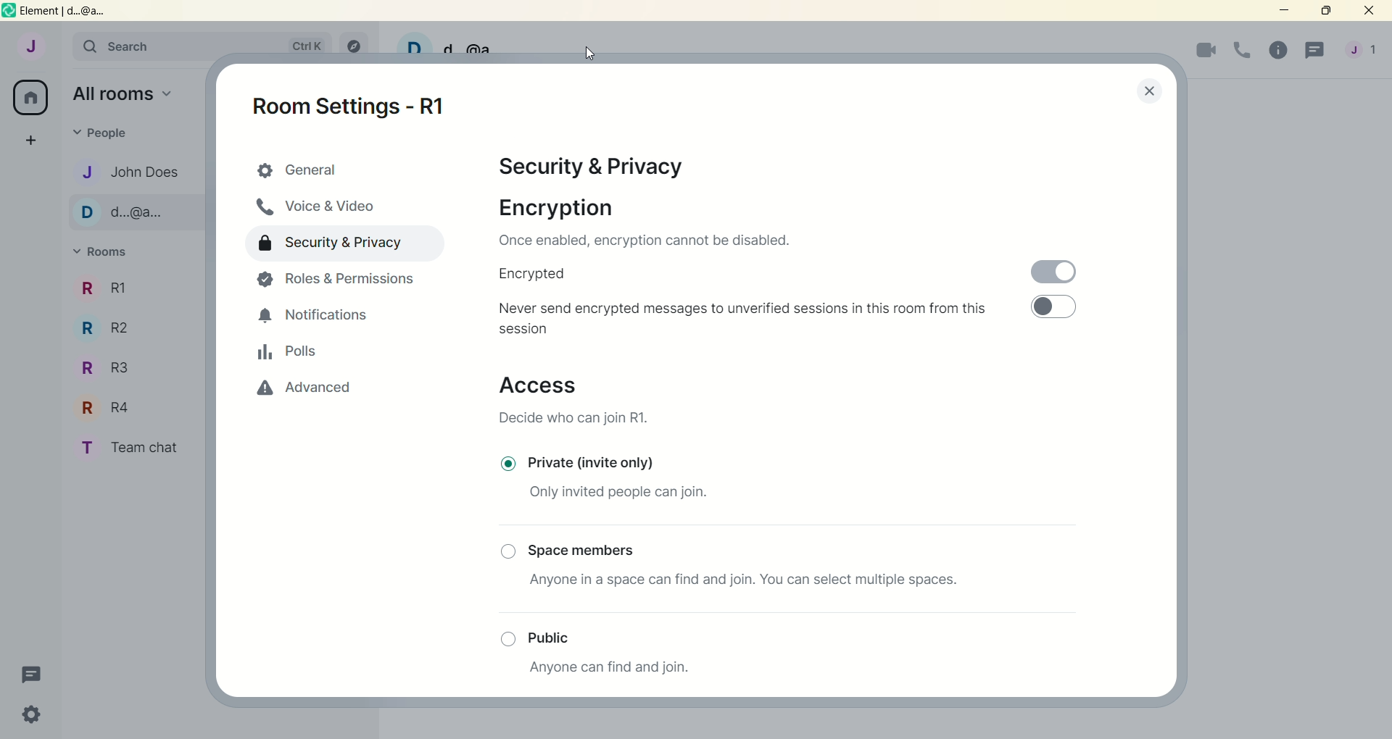  Describe the element at coordinates (9, 11) in the screenshot. I see `logo` at that location.